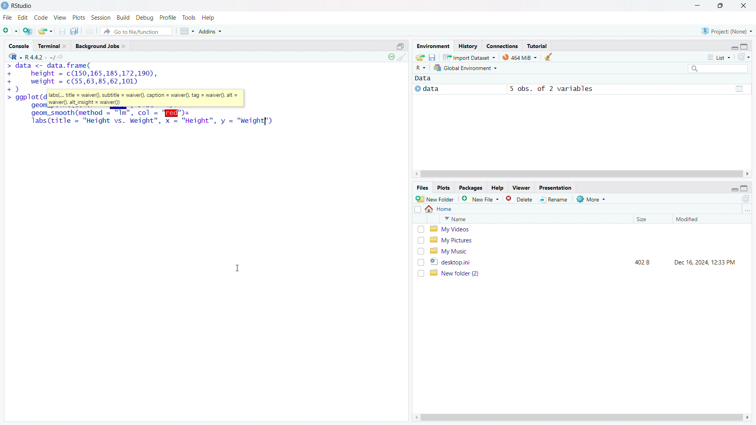 This screenshot has width=756, height=425. What do you see at coordinates (209, 18) in the screenshot?
I see `help` at bounding box center [209, 18].